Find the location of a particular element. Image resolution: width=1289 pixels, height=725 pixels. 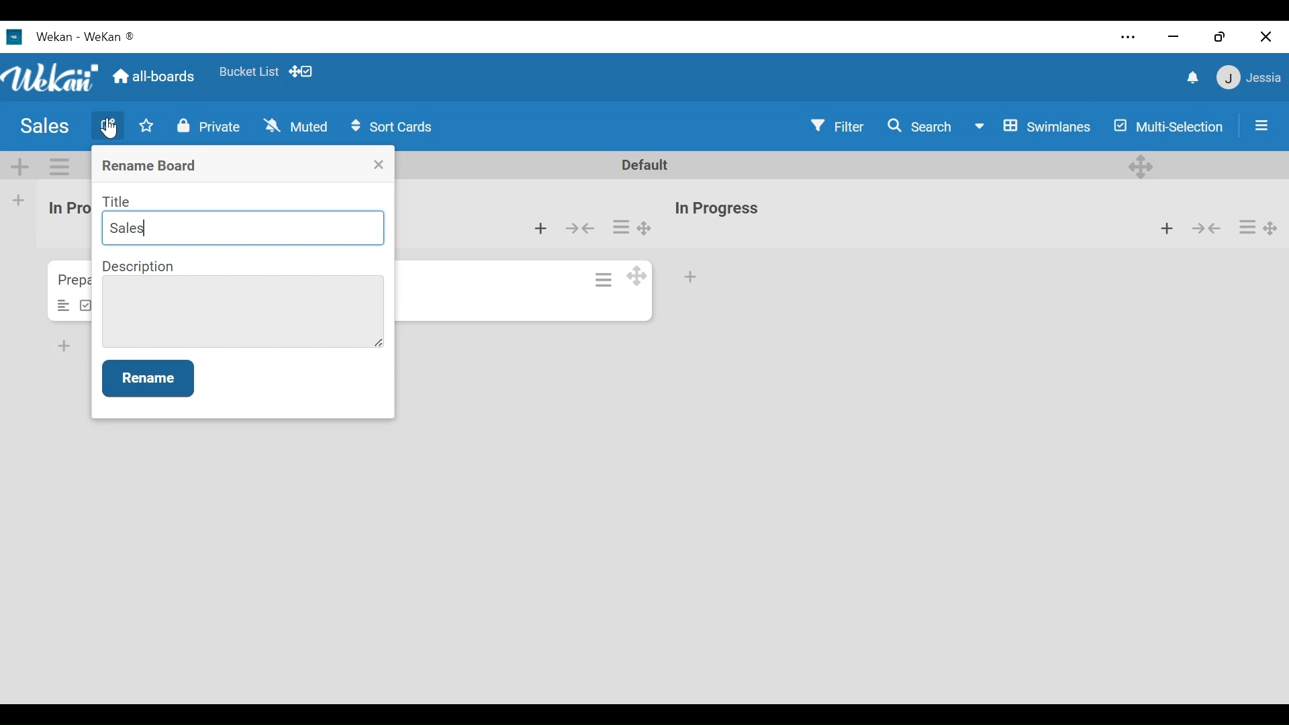

desktop drag handles is located at coordinates (1141, 166).